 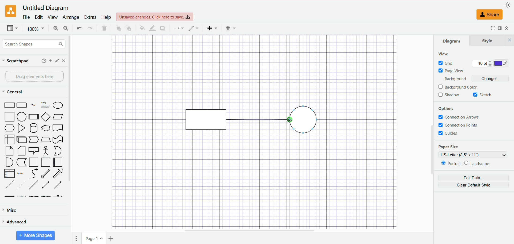 I want to click on Triangle, so click(x=22, y=128).